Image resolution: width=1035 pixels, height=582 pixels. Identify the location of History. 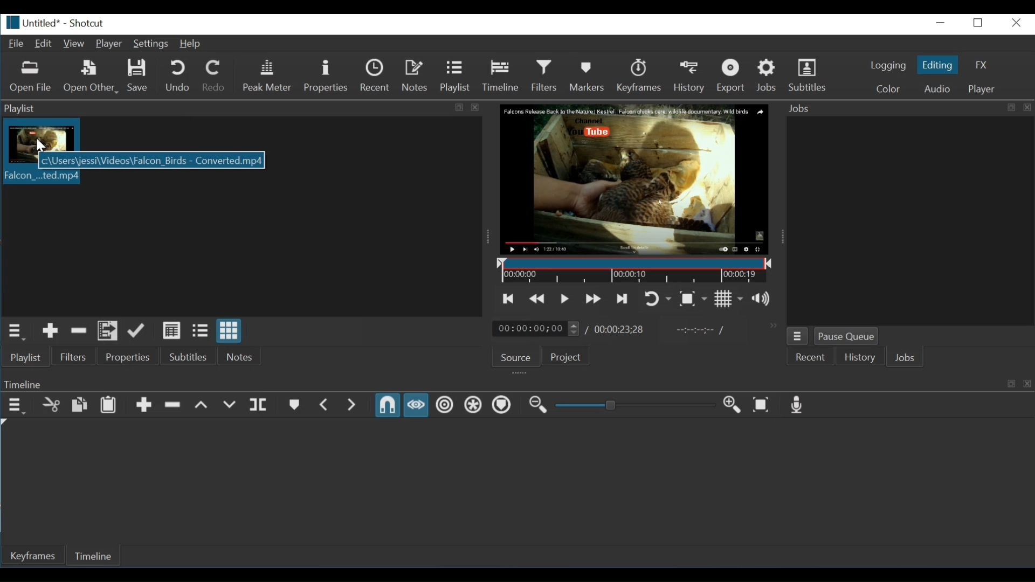
(857, 359).